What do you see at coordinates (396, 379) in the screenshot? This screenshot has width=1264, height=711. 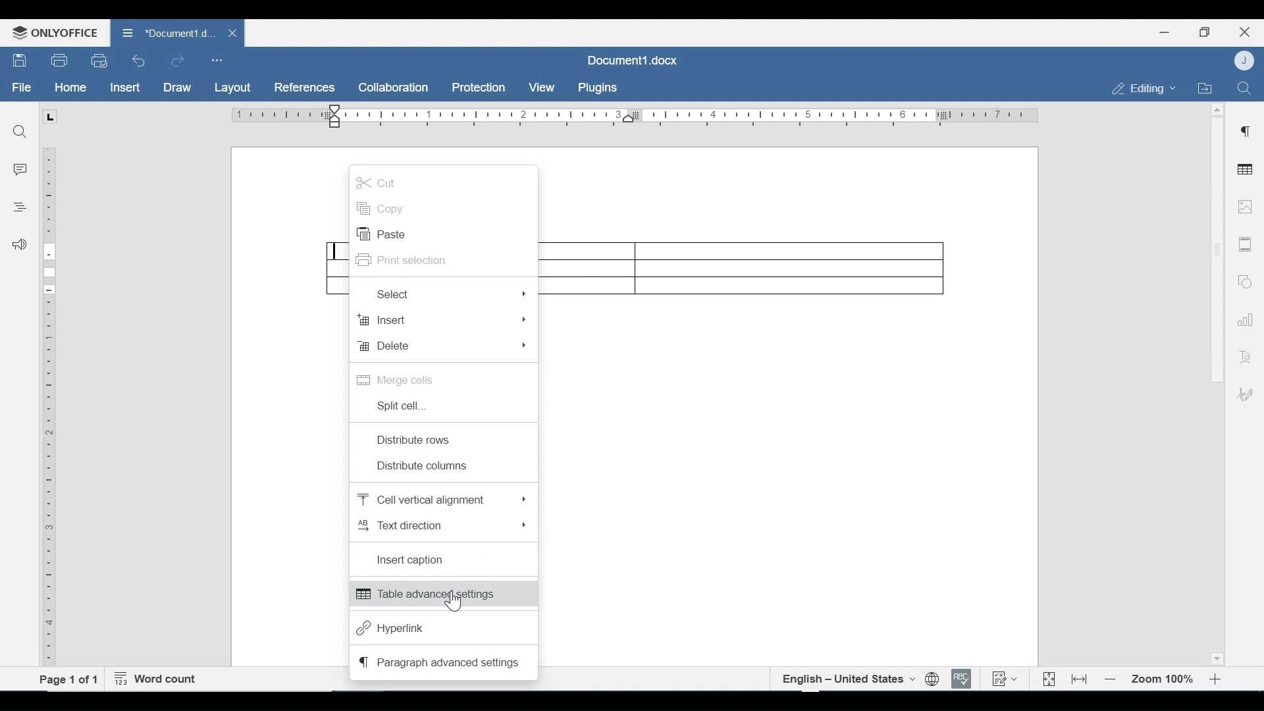 I see `Merge Cells` at bounding box center [396, 379].